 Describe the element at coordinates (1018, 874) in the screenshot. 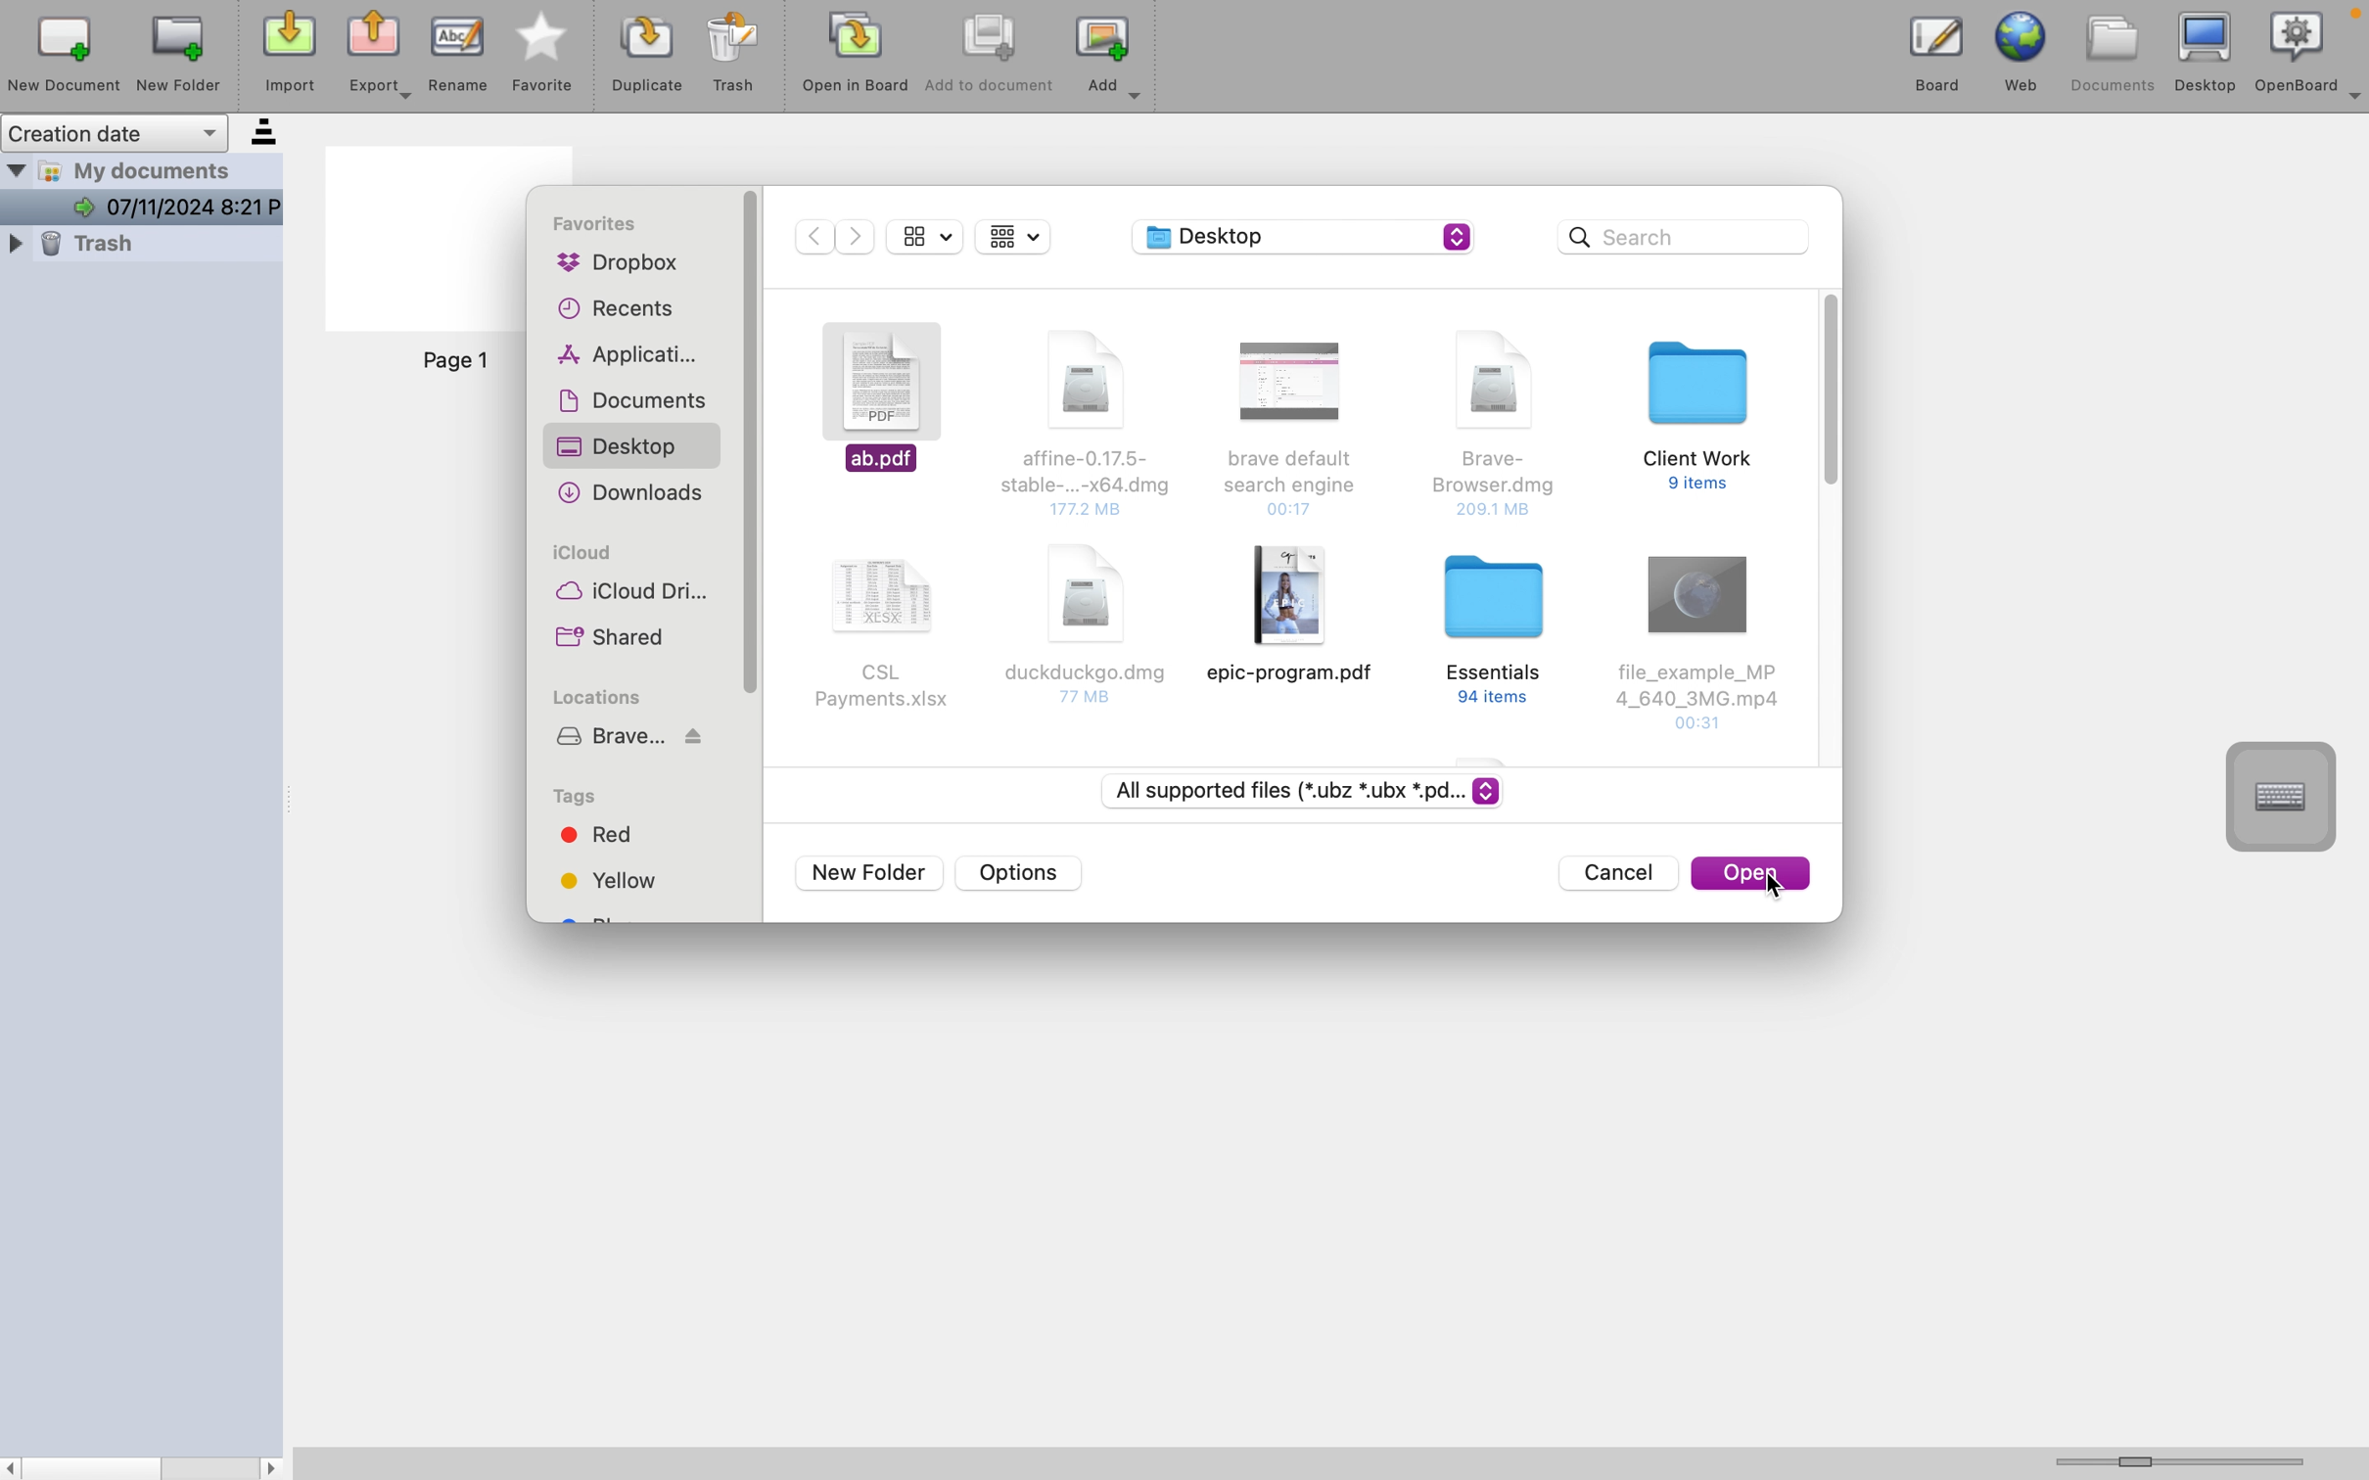

I see `options` at that location.